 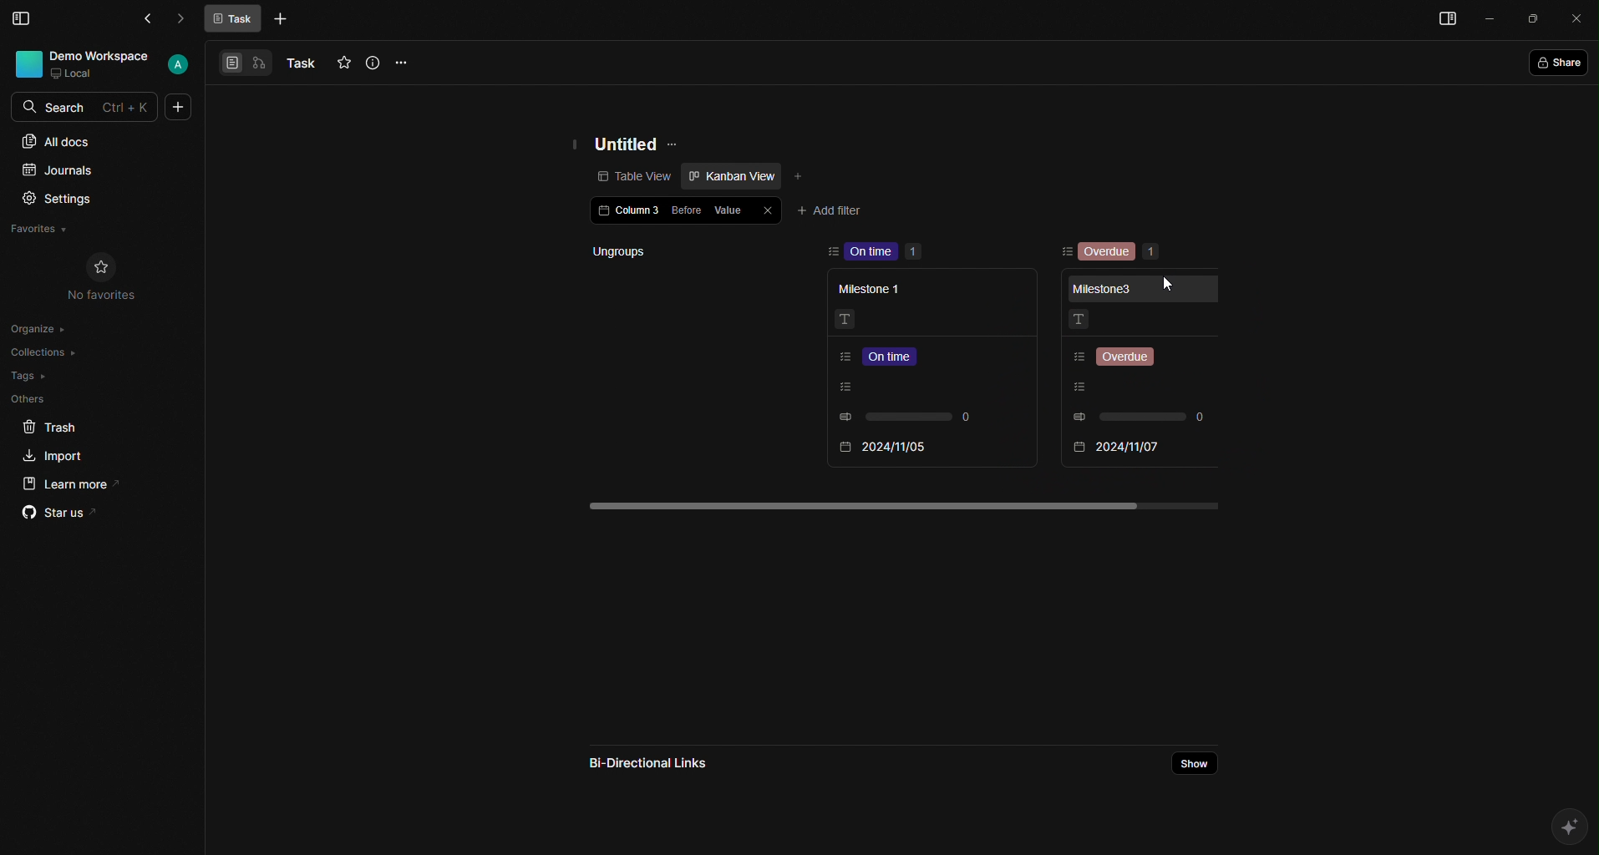 What do you see at coordinates (1121, 252) in the screenshot?
I see `Overdue` at bounding box center [1121, 252].